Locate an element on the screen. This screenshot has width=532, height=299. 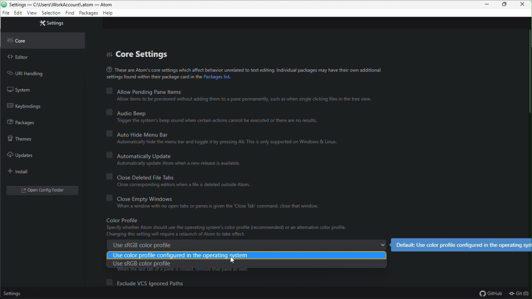
view is located at coordinates (32, 13).